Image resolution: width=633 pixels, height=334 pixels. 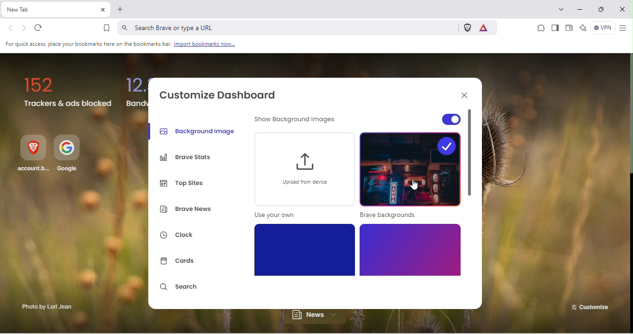 What do you see at coordinates (182, 236) in the screenshot?
I see `Clock` at bounding box center [182, 236].